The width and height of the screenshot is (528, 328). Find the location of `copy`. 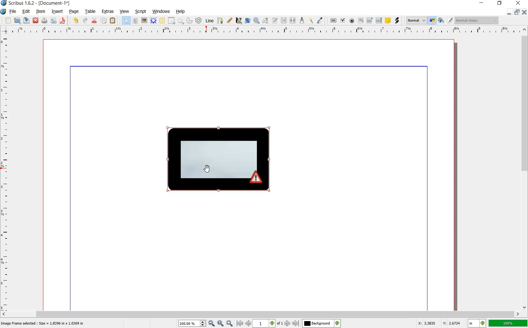

copy is located at coordinates (104, 21).